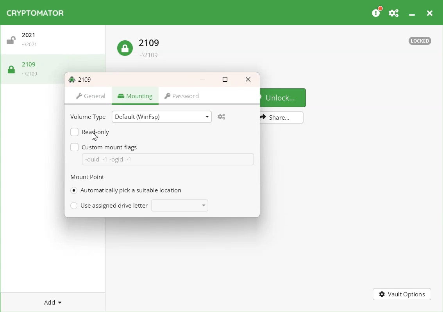 The image size is (443, 312). Describe the element at coordinates (282, 118) in the screenshot. I see `Share` at that location.